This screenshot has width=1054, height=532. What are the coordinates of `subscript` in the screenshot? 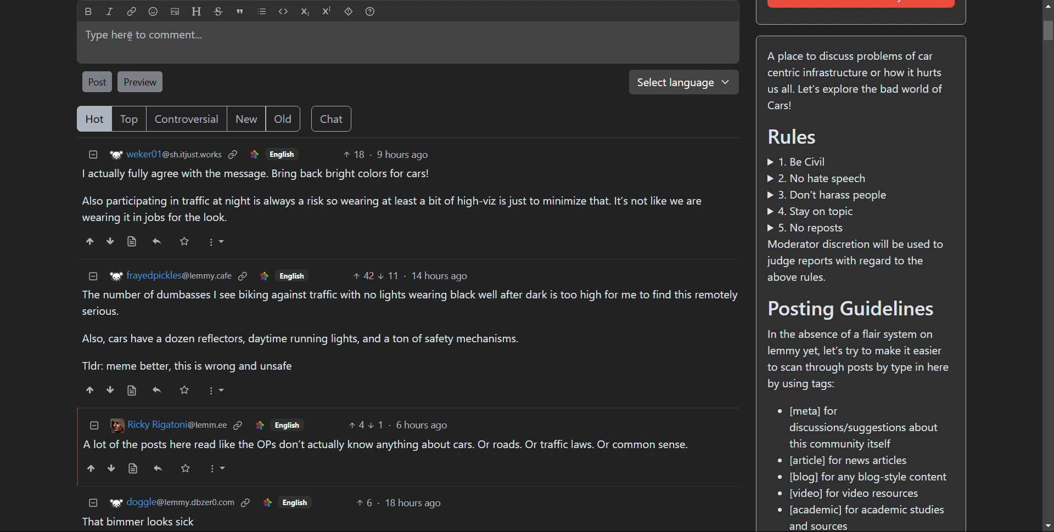 It's located at (305, 12).